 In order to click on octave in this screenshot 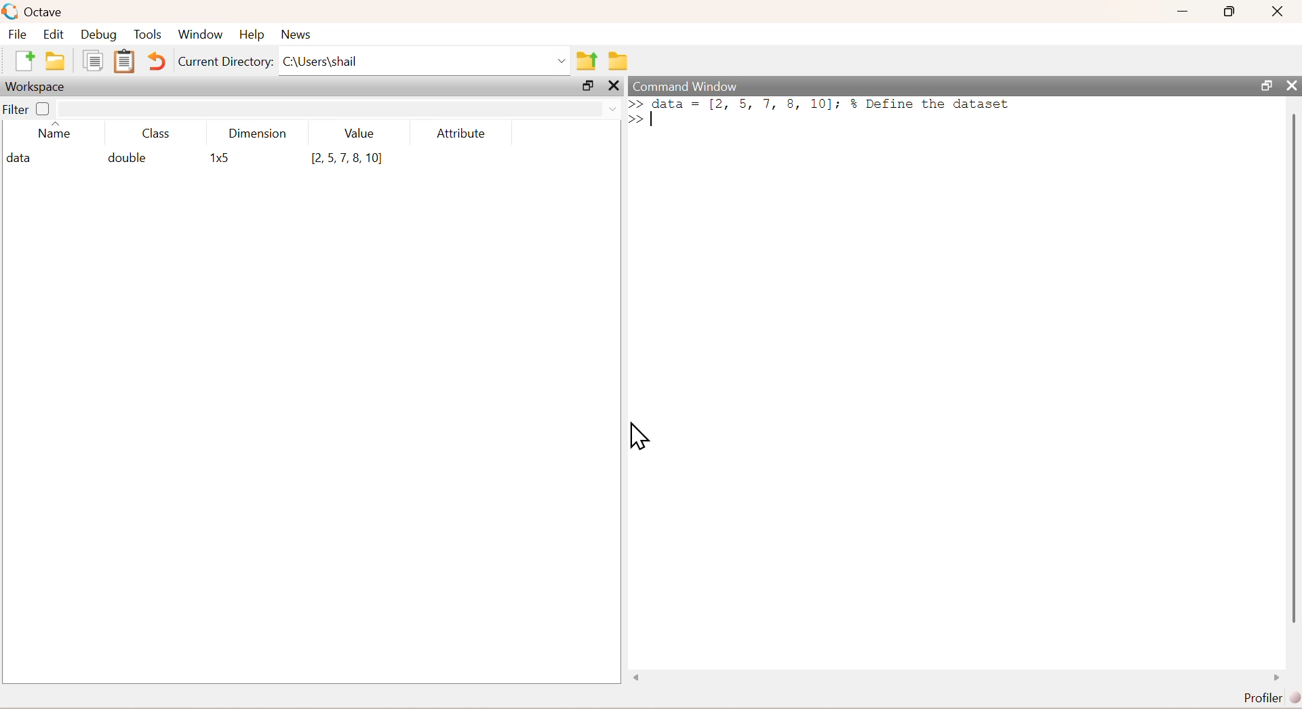, I will do `click(46, 13)`.